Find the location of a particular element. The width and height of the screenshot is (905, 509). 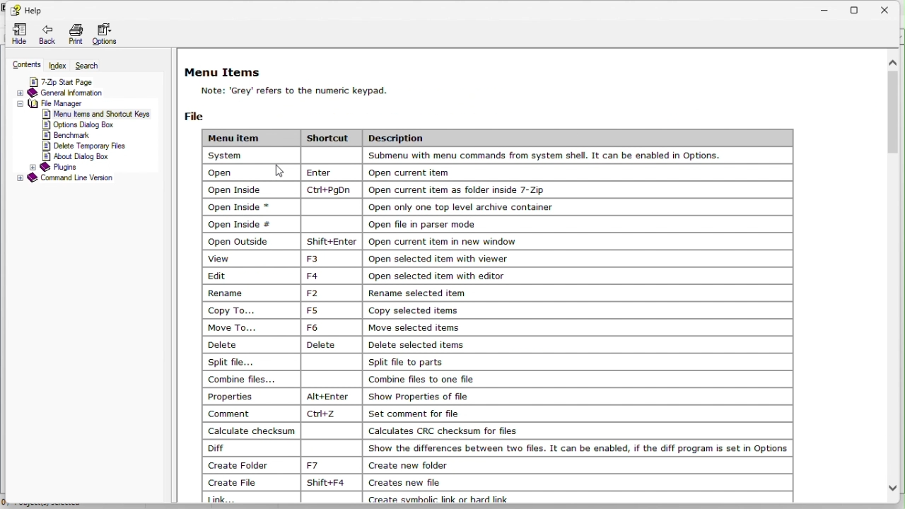

Split file | | Split file to parts is located at coordinates (333, 362).